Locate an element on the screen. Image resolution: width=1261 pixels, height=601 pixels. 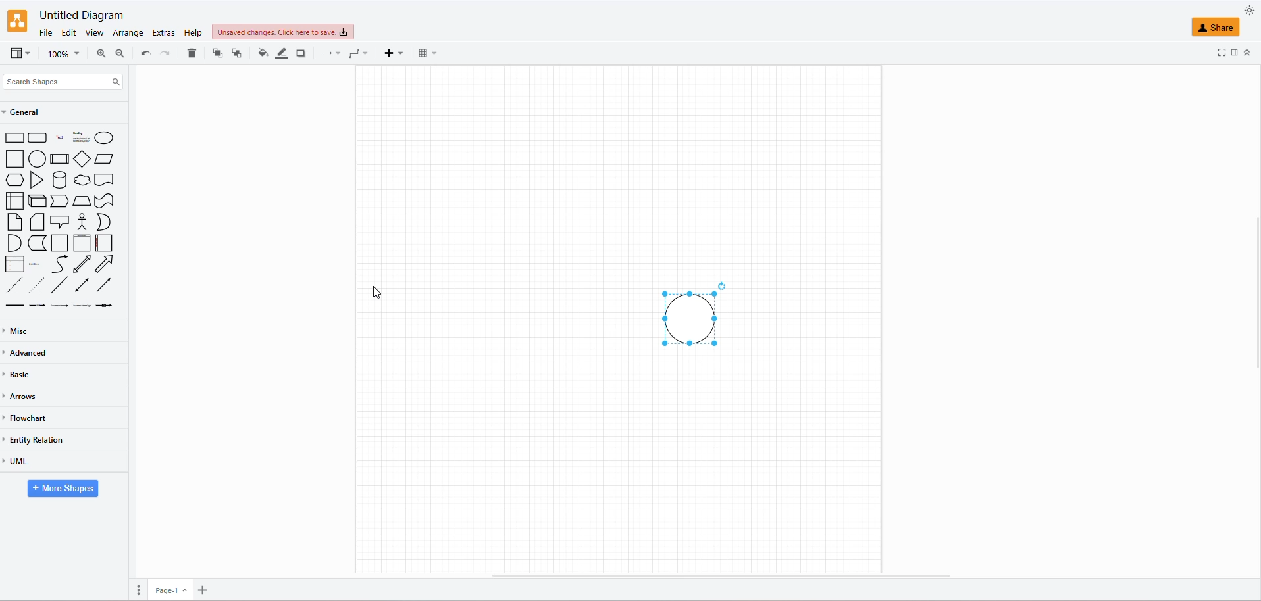
cursor is located at coordinates (379, 290).